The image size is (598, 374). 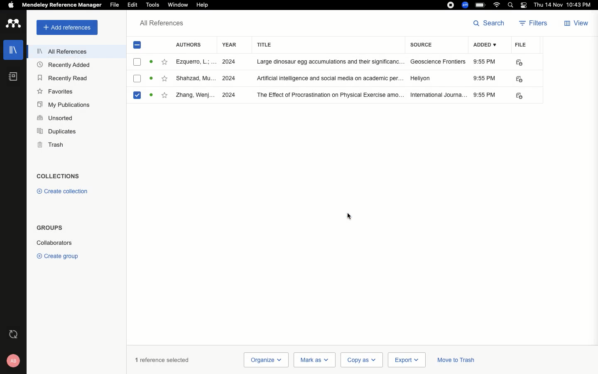 I want to click on Filters, so click(x=534, y=24).